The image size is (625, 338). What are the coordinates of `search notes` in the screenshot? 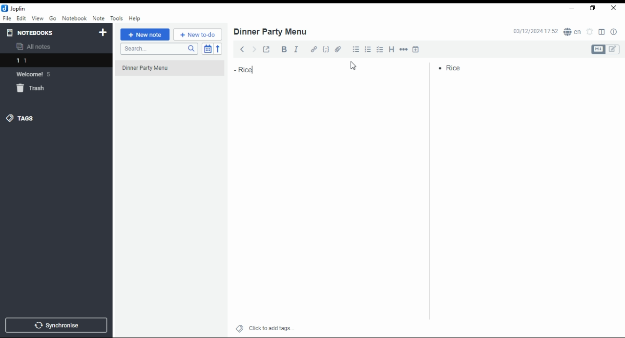 It's located at (158, 49).